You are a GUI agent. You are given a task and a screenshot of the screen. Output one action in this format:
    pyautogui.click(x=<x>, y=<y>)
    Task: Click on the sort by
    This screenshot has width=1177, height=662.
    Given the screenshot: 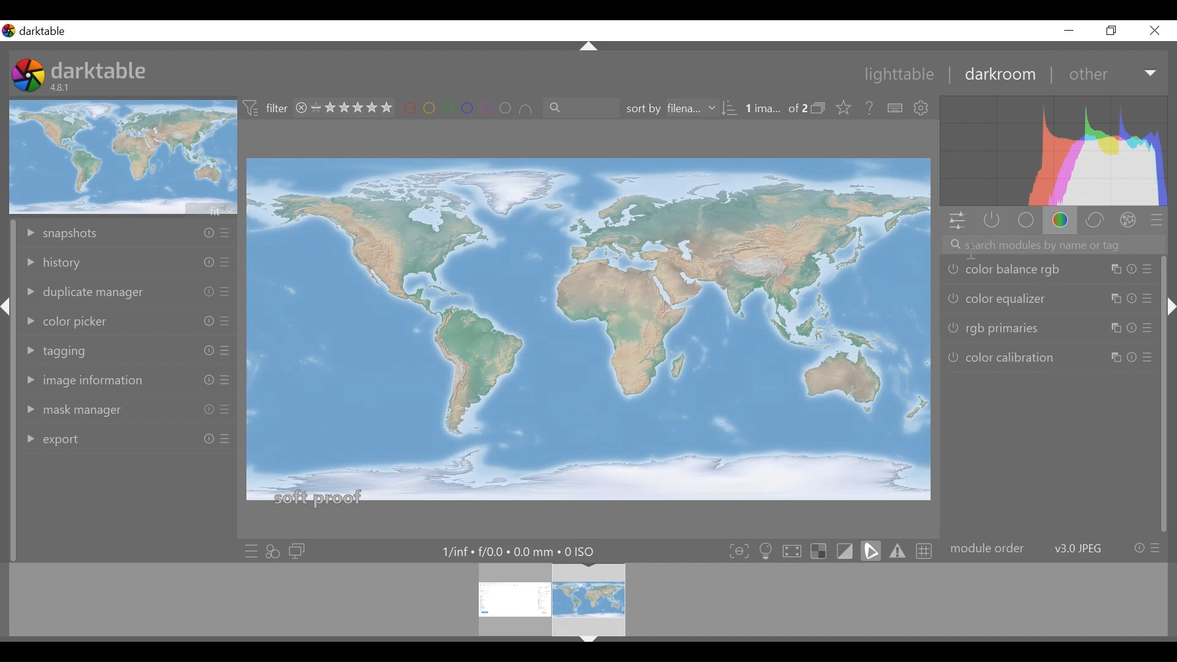 What is the action you would take?
    pyautogui.click(x=677, y=109)
    